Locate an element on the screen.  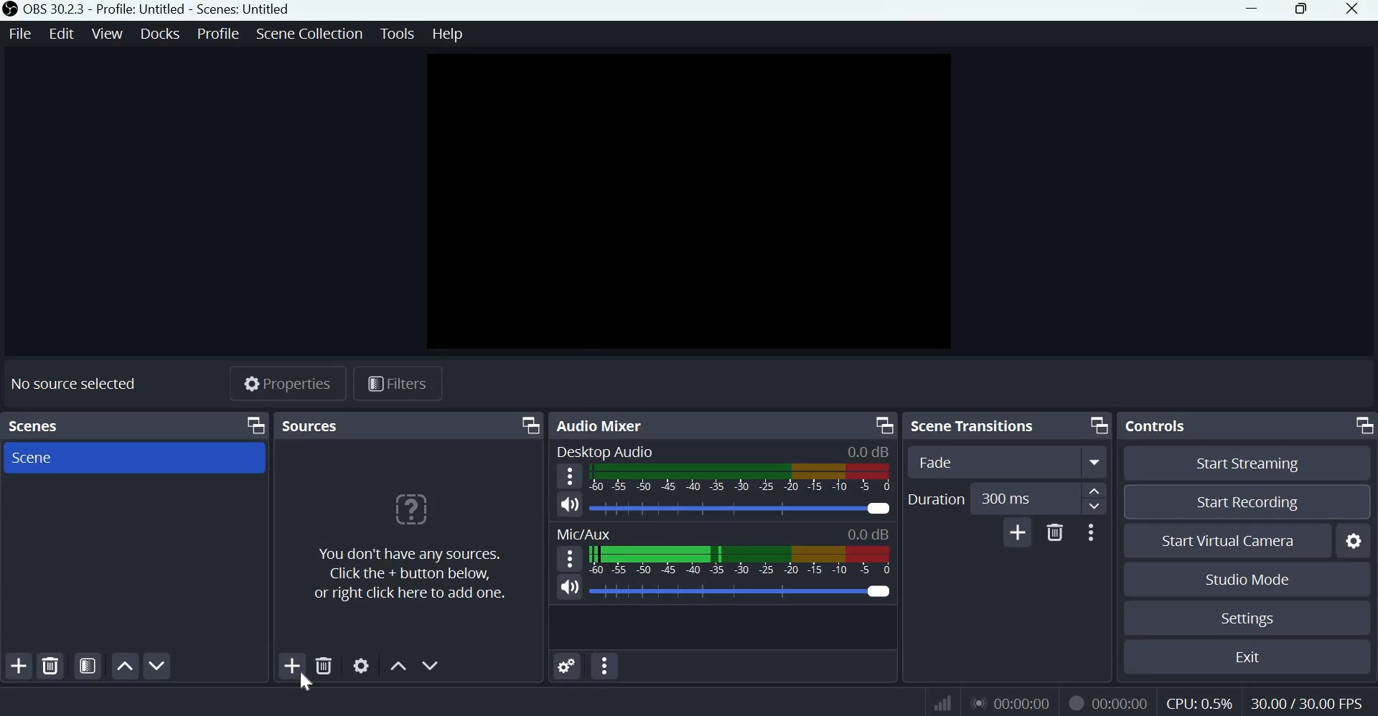
CPU: 0.5% is located at coordinates (1198, 700).